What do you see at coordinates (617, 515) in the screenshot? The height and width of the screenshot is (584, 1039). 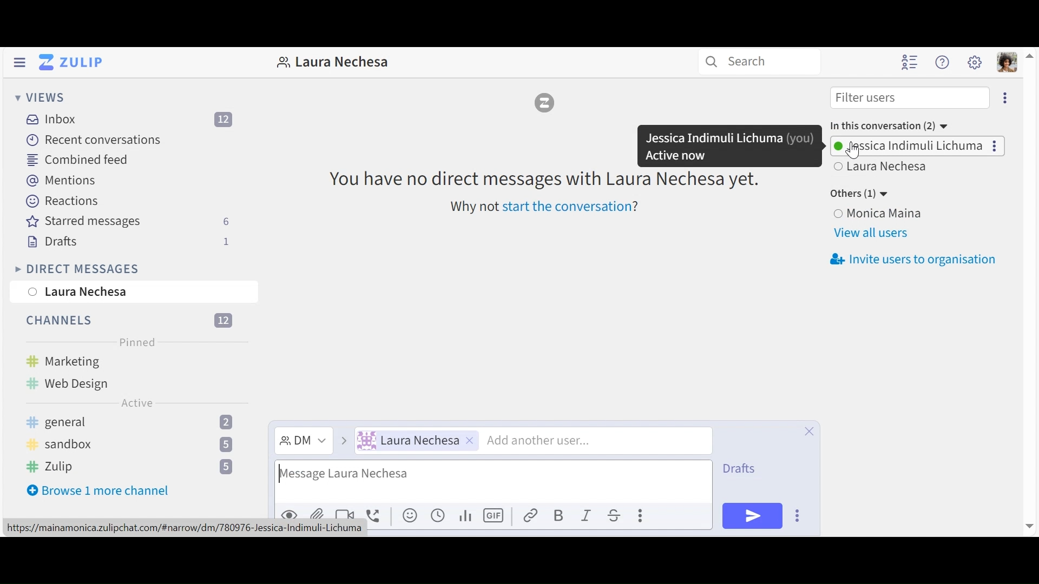 I see `Strikethrough` at bounding box center [617, 515].